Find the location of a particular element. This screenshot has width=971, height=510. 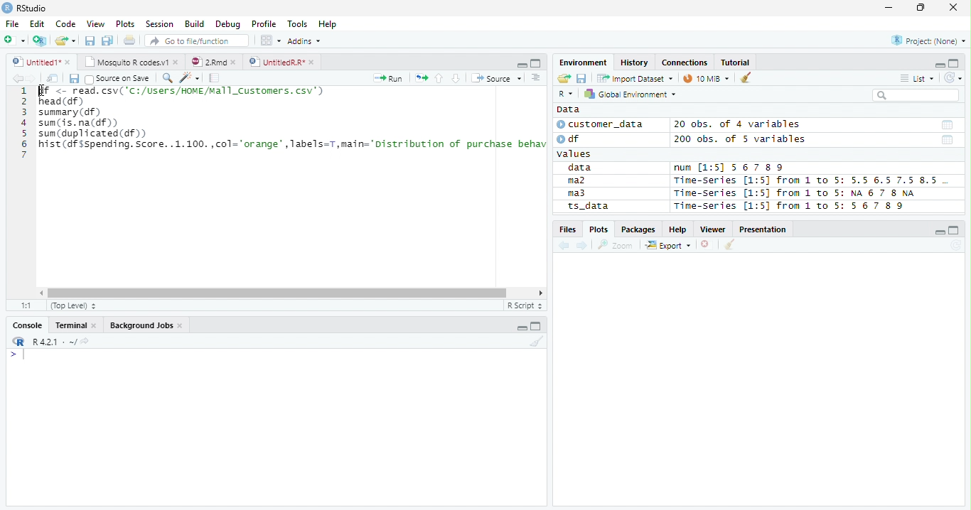

data is located at coordinates (582, 168).